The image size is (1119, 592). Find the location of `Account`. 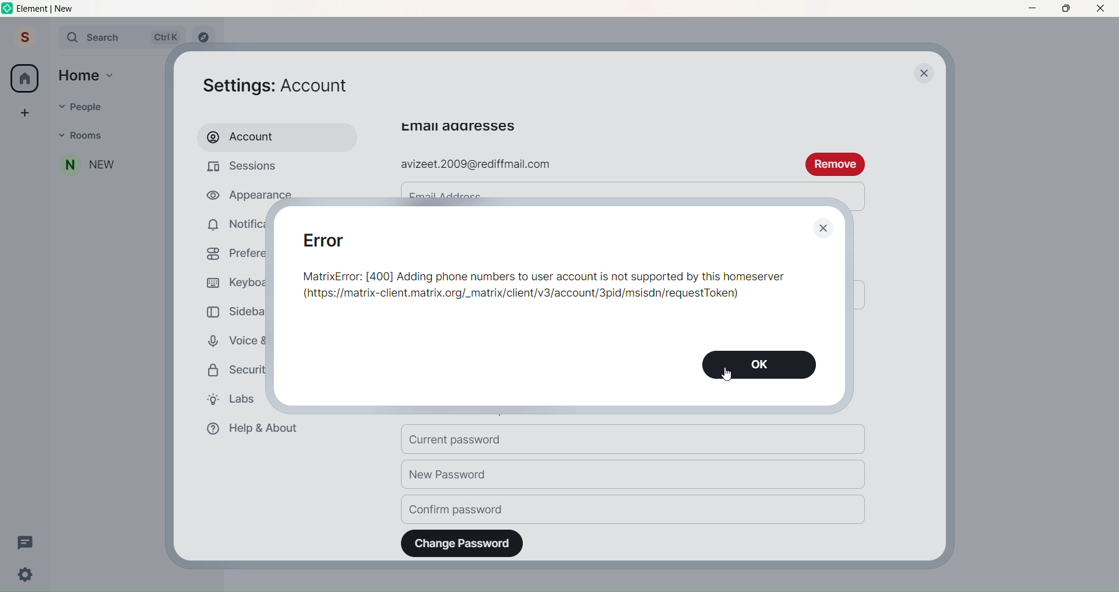

Account is located at coordinates (272, 137).